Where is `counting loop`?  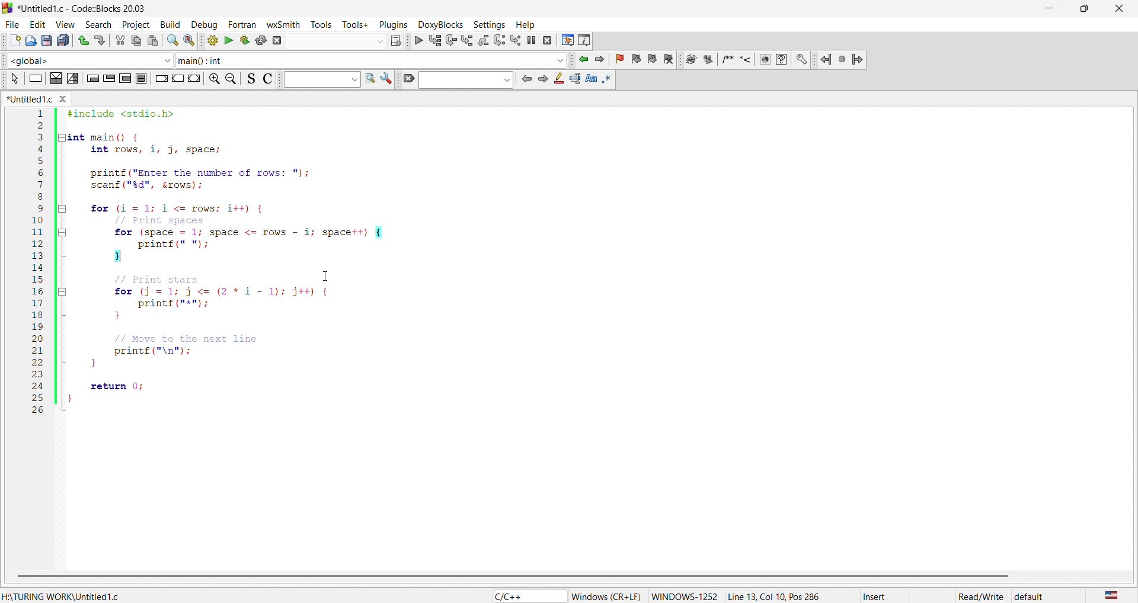 counting loop is located at coordinates (125, 78).